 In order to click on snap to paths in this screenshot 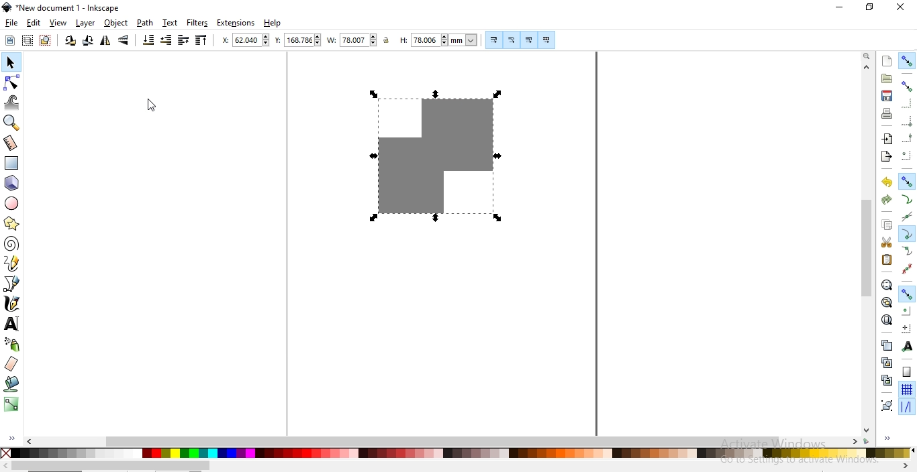, I will do `click(907, 200)`.